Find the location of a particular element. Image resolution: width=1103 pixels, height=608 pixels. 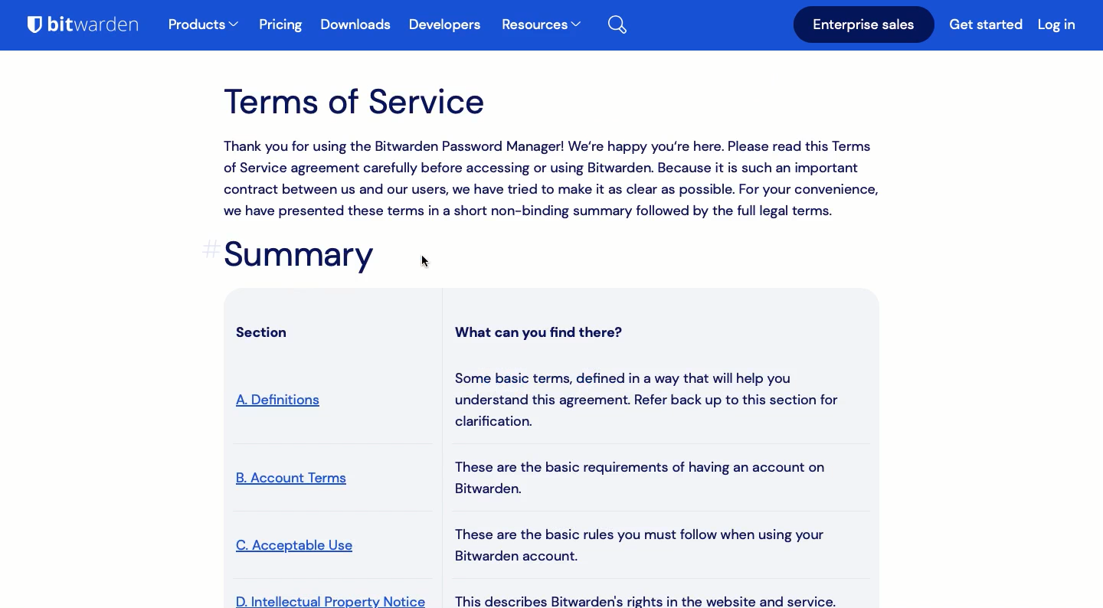

Terms of Service

Thank you for using the Bitwarden Password Manager! We're happy you're here. Please read this Terms
of Service agreement carefully before accessing or using Bitwarden. Because it is such an important
contract between us and our users, we have tried to make it as clear as possible. For your convenience,
we have presented these terms in a short non-binding summary followed by the full legal terms. is located at coordinates (554, 152).